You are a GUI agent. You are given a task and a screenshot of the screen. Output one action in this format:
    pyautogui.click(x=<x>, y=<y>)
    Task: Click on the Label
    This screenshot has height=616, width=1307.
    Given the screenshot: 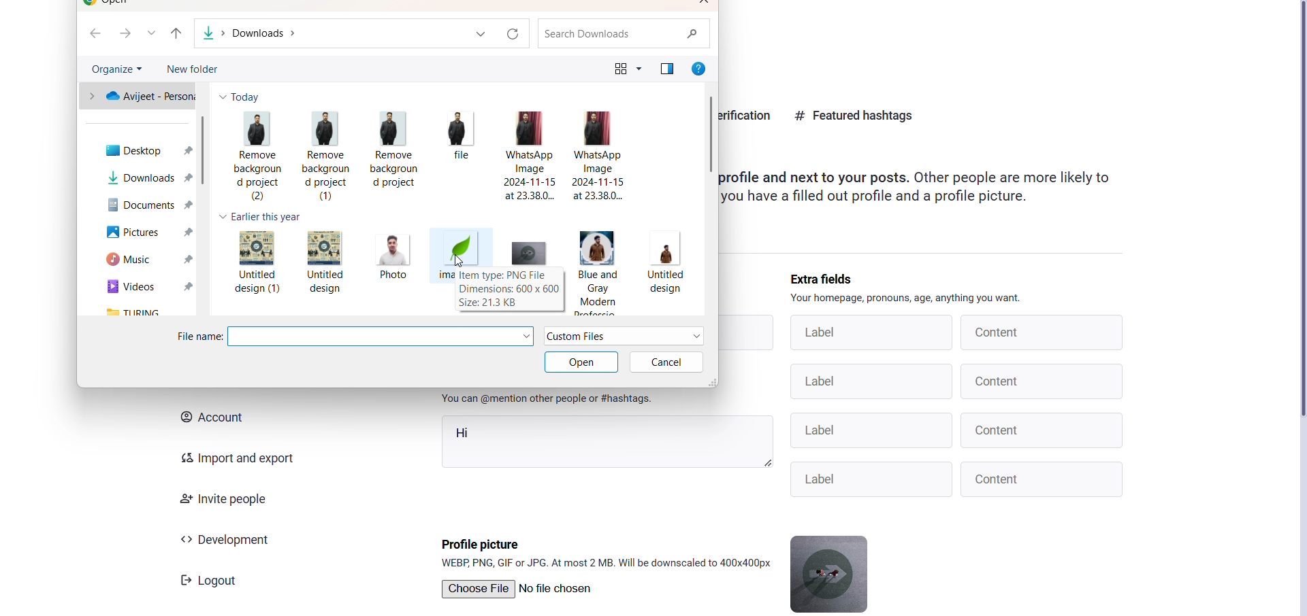 What is the action you would take?
    pyautogui.click(x=875, y=478)
    